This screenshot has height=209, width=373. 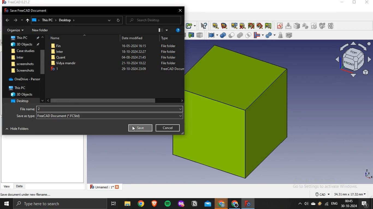 I want to click on 3d objects, so click(x=22, y=95).